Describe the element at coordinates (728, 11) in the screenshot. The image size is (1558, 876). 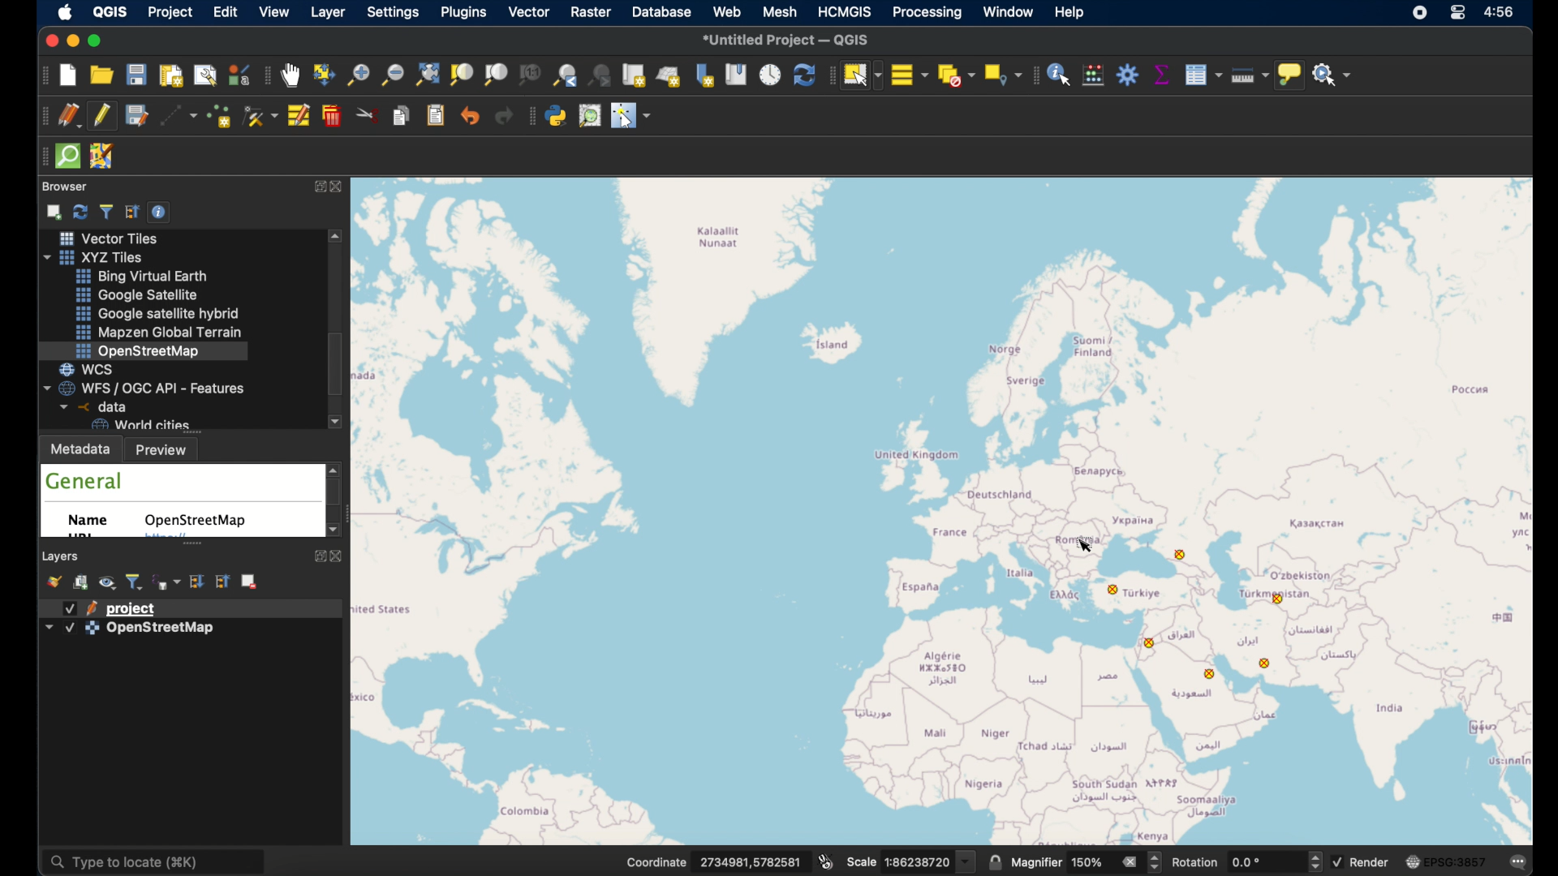
I see `web` at that location.